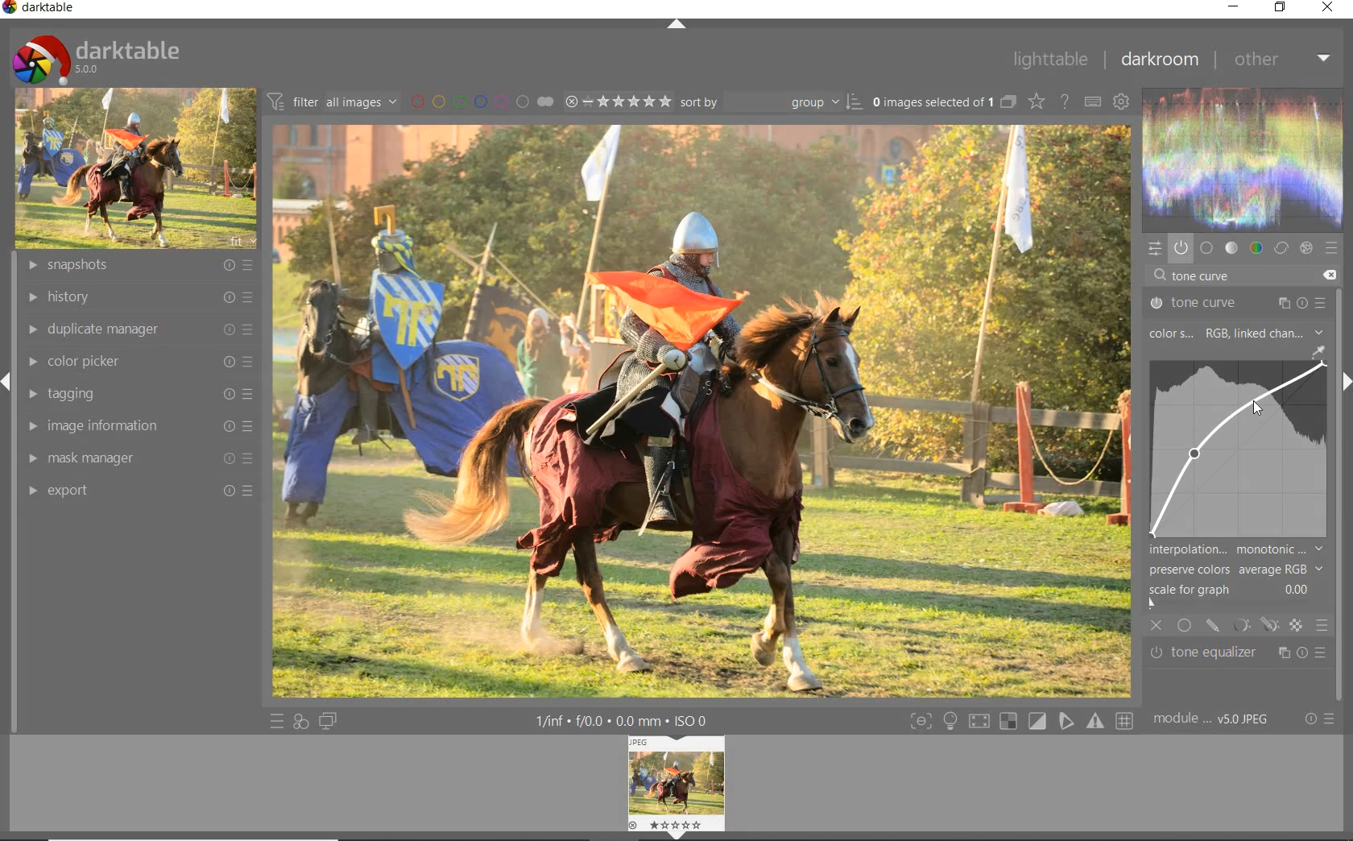 The height and width of the screenshot is (841, 1353). I want to click on toggle modes, so click(1018, 721).